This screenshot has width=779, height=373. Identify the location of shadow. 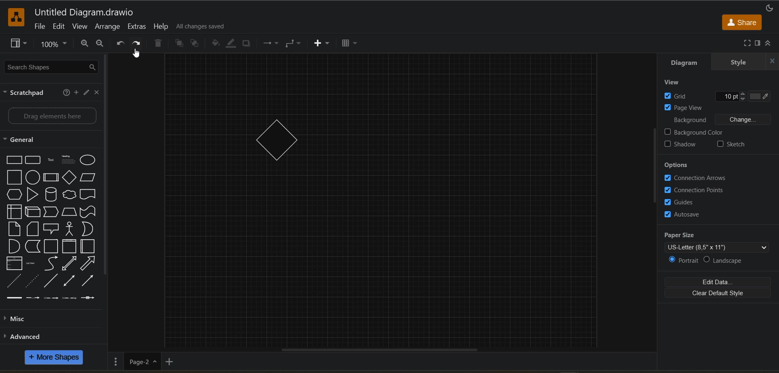
(246, 45).